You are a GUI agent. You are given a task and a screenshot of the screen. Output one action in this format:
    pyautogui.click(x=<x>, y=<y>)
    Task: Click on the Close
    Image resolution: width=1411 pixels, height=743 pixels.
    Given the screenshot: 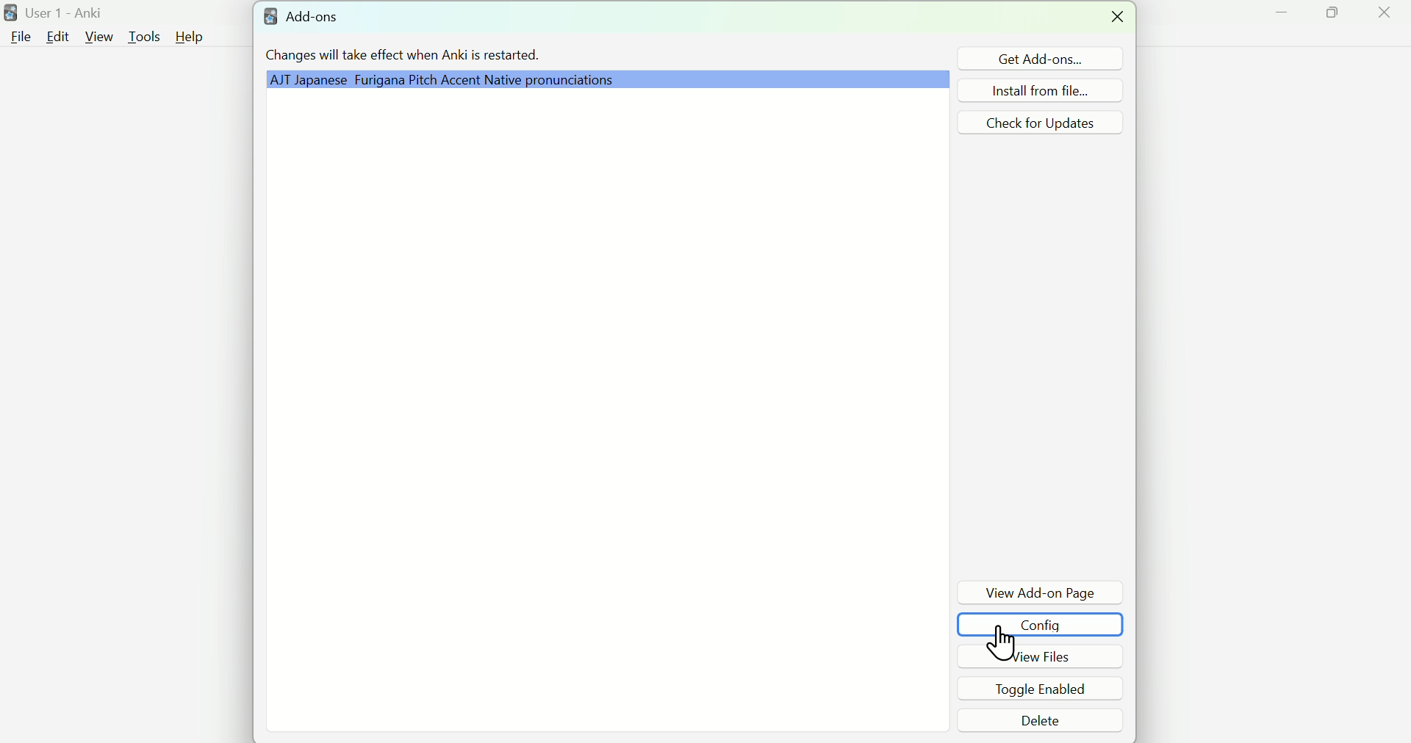 What is the action you would take?
    pyautogui.click(x=1119, y=15)
    